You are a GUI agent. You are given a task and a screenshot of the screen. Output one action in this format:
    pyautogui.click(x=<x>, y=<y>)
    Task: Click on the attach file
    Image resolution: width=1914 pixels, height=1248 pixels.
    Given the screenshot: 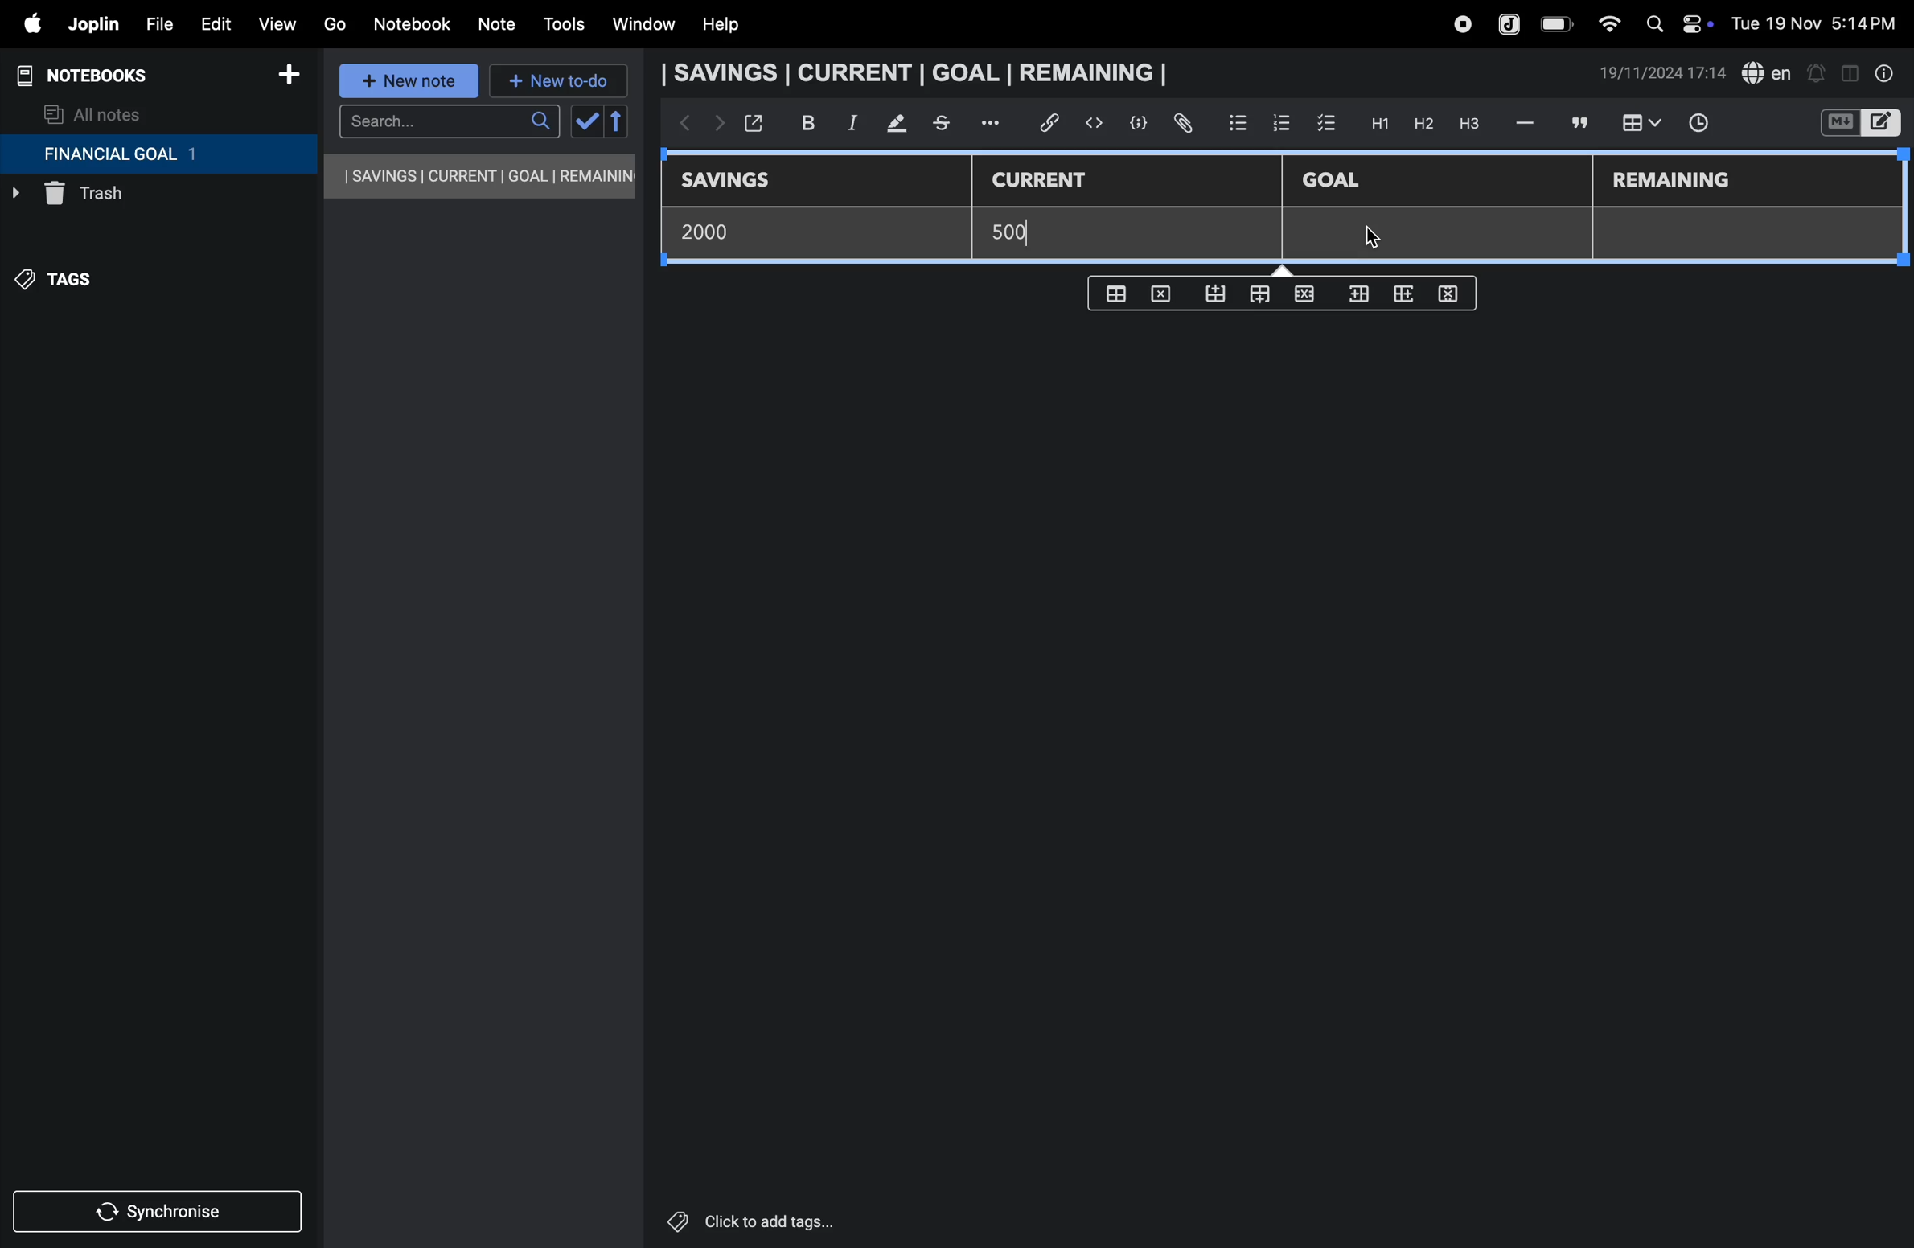 What is the action you would take?
    pyautogui.click(x=1181, y=124)
    